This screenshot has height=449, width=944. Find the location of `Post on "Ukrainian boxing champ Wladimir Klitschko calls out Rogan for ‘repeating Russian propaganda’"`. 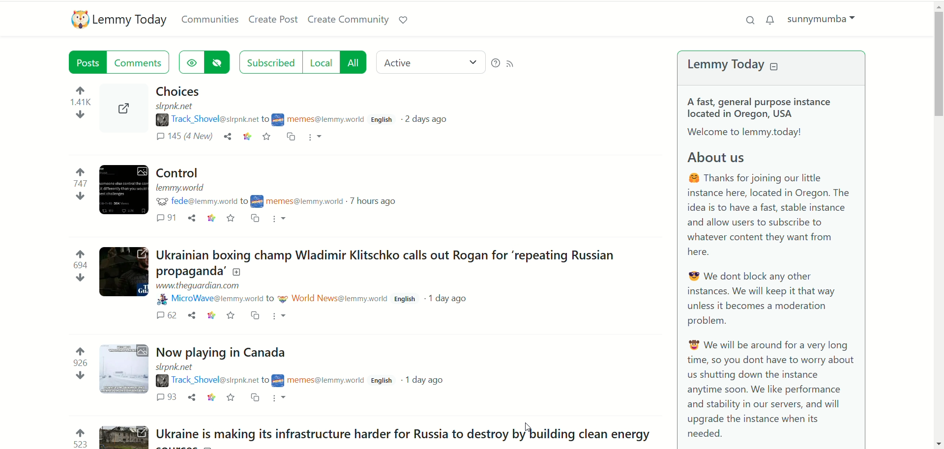

Post on "Ukrainian boxing champ Wladimir Klitschko calls out Rogan for ‘repeating Russian propaganda’" is located at coordinates (385, 263).